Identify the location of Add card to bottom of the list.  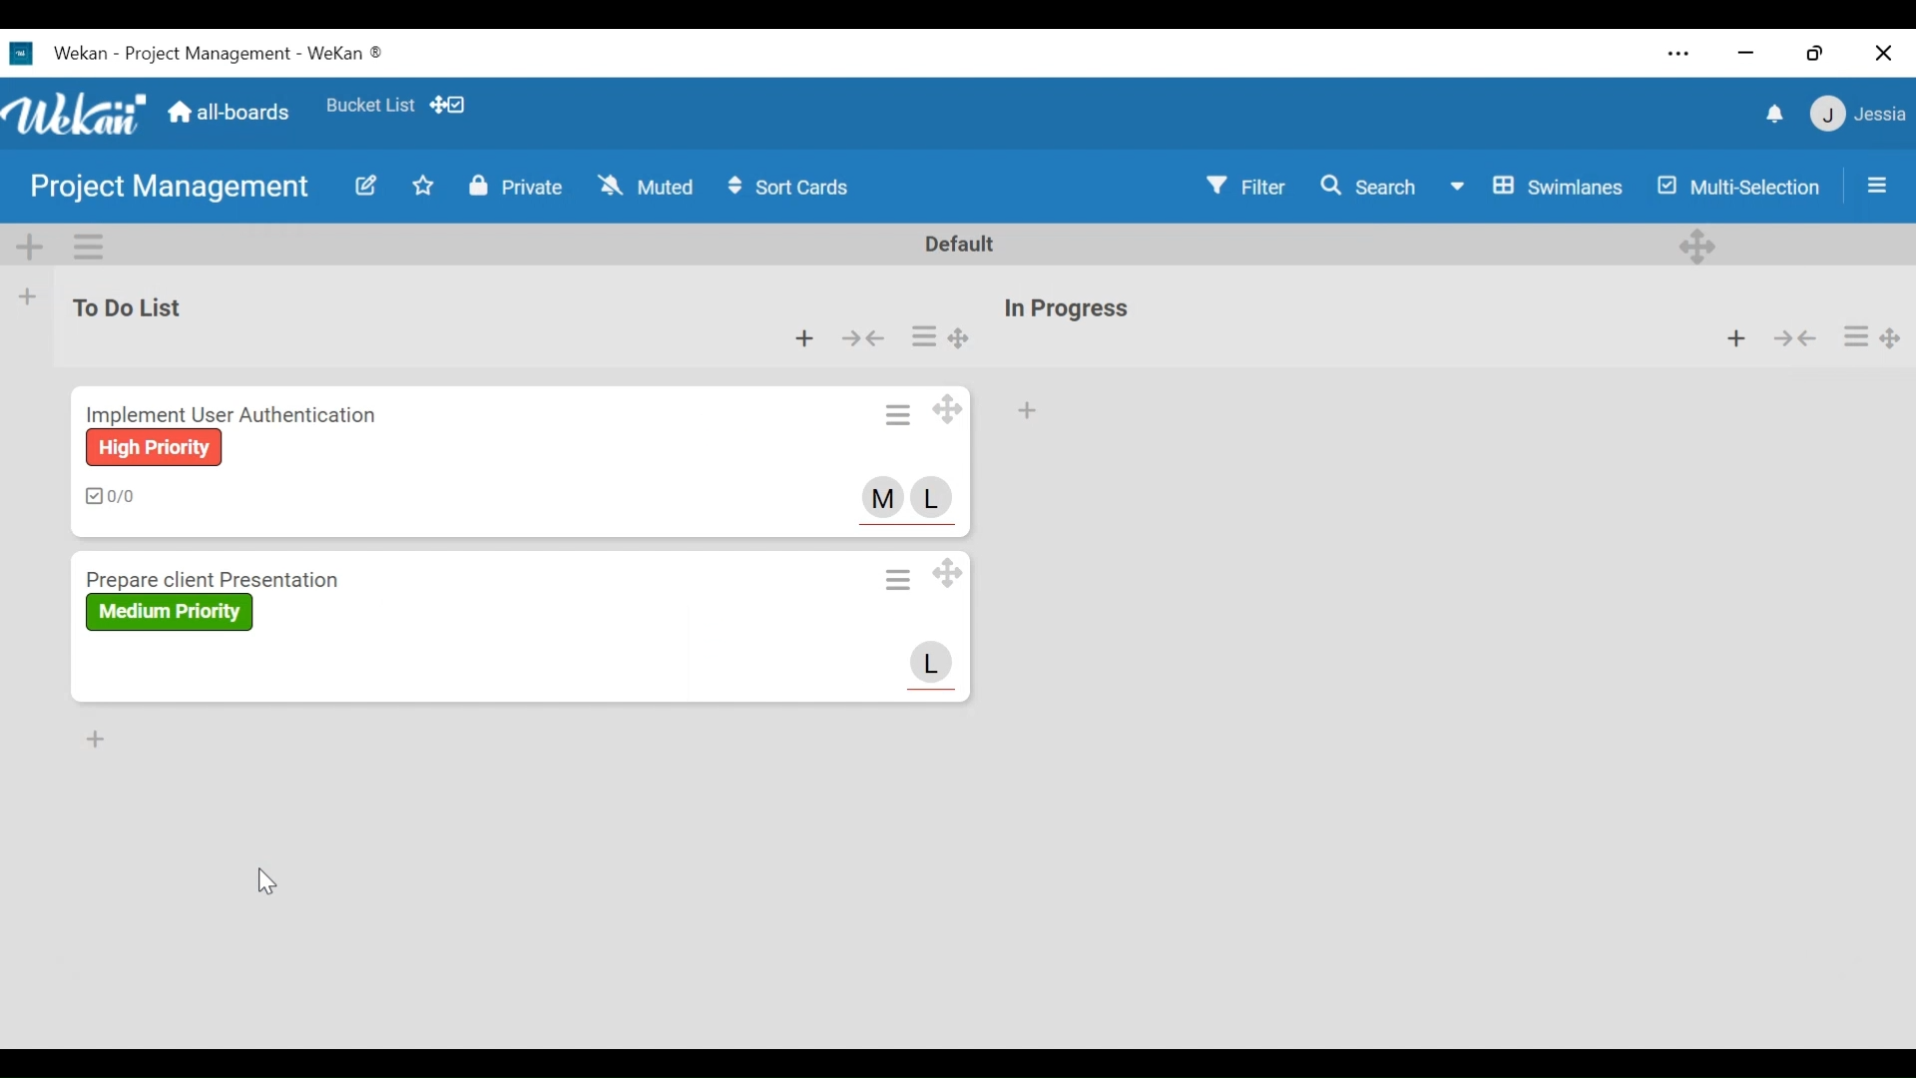
(1025, 411).